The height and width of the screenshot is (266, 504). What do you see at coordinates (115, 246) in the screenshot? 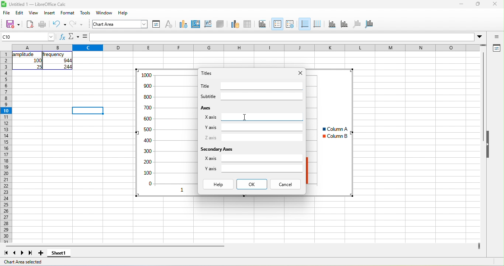
I see `horizontal scroll bar` at bounding box center [115, 246].